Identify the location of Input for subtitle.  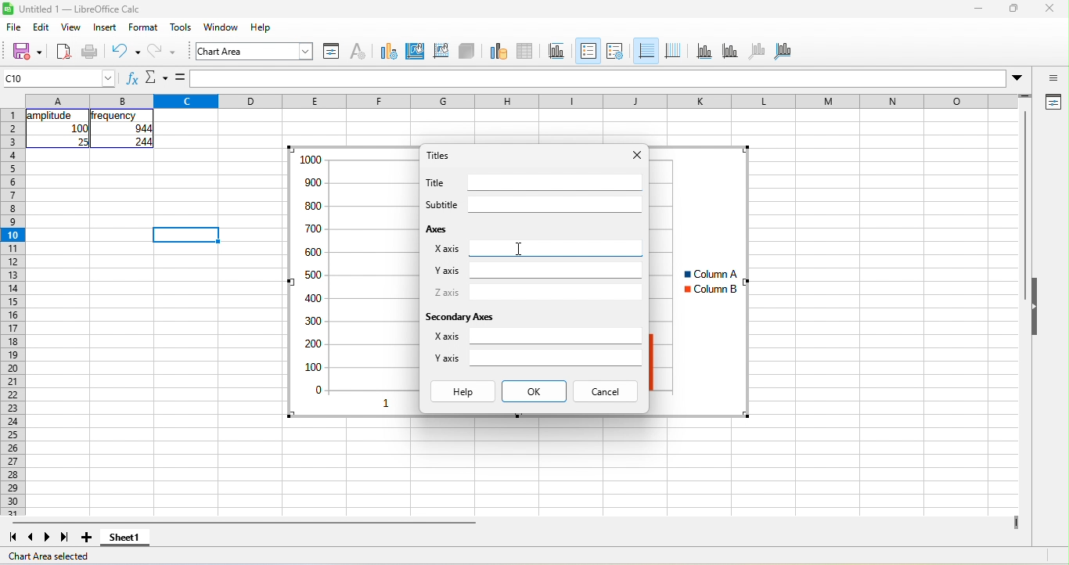
(556, 204).